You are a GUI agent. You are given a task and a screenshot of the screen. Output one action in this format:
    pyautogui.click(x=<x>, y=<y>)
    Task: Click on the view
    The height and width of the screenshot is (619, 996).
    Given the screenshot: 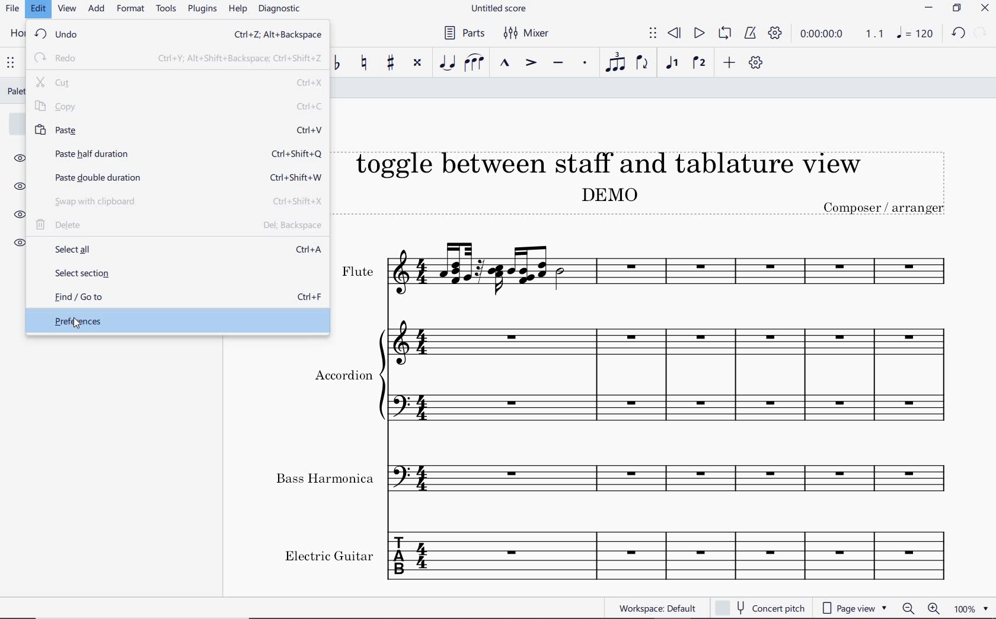 What is the action you would take?
    pyautogui.click(x=65, y=11)
    